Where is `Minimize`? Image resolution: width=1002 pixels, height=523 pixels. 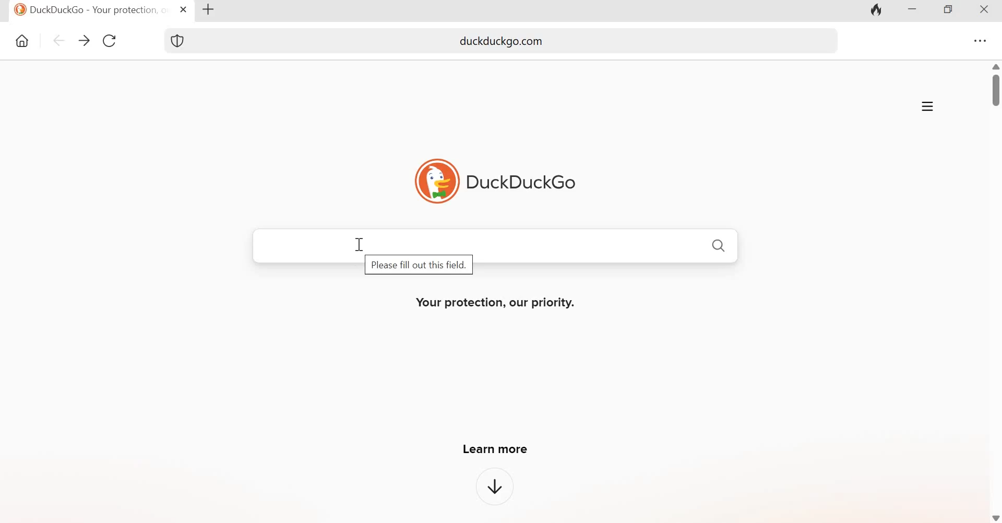 Minimize is located at coordinates (915, 11).